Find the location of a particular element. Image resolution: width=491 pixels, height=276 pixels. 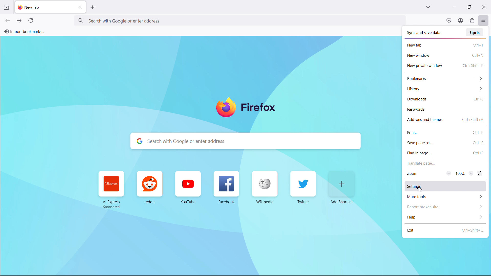

reload current page is located at coordinates (31, 21).